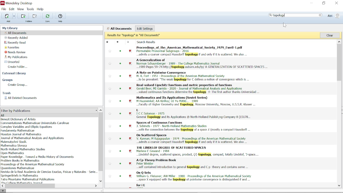 This screenshot has height=193, width=343. I want to click on author, so click(21, 134).